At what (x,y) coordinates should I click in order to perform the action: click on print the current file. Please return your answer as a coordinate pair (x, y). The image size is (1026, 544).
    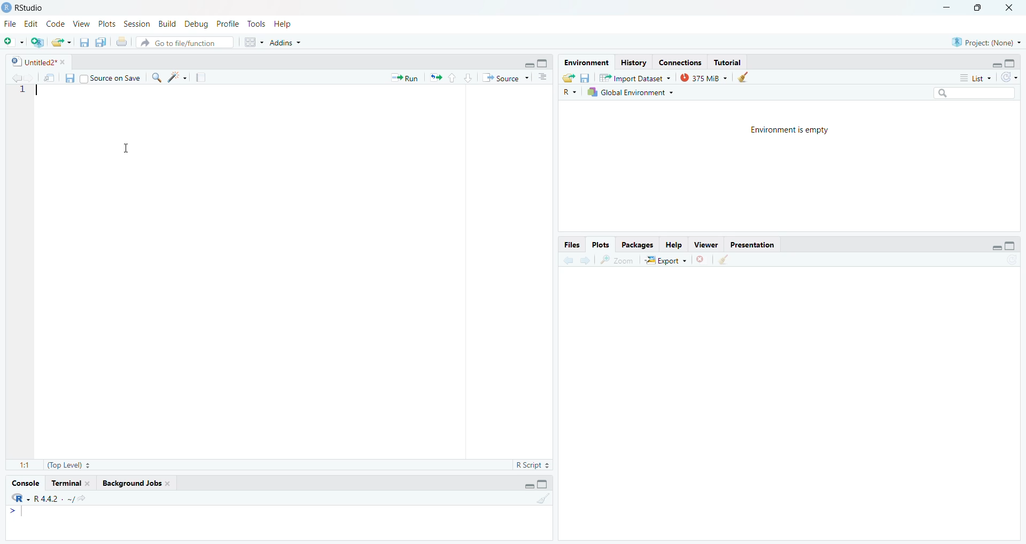
    Looking at the image, I should click on (124, 42).